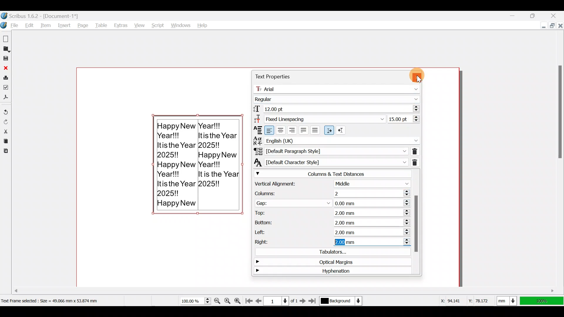 Image resolution: width=564 pixels, height=317 pixels. I want to click on Copy, so click(5, 141).